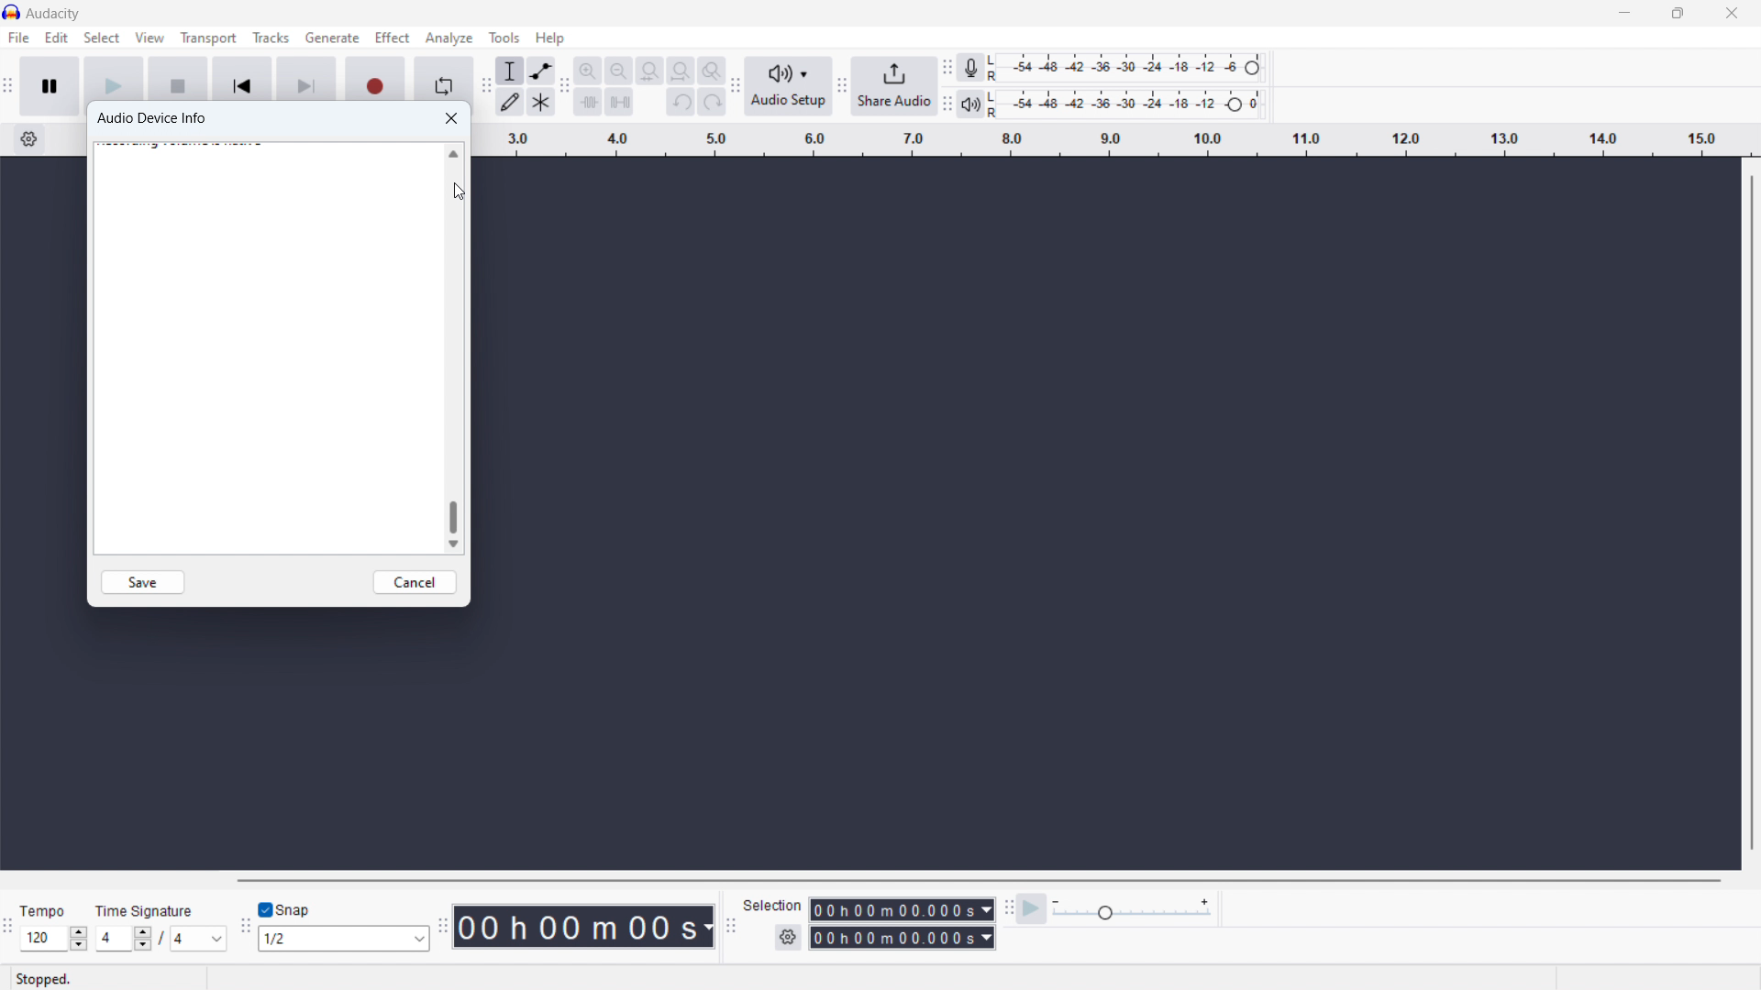 The height and width of the screenshot is (990, 1761). Describe the element at coordinates (1126, 104) in the screenshot. I see `playback level` at that location.